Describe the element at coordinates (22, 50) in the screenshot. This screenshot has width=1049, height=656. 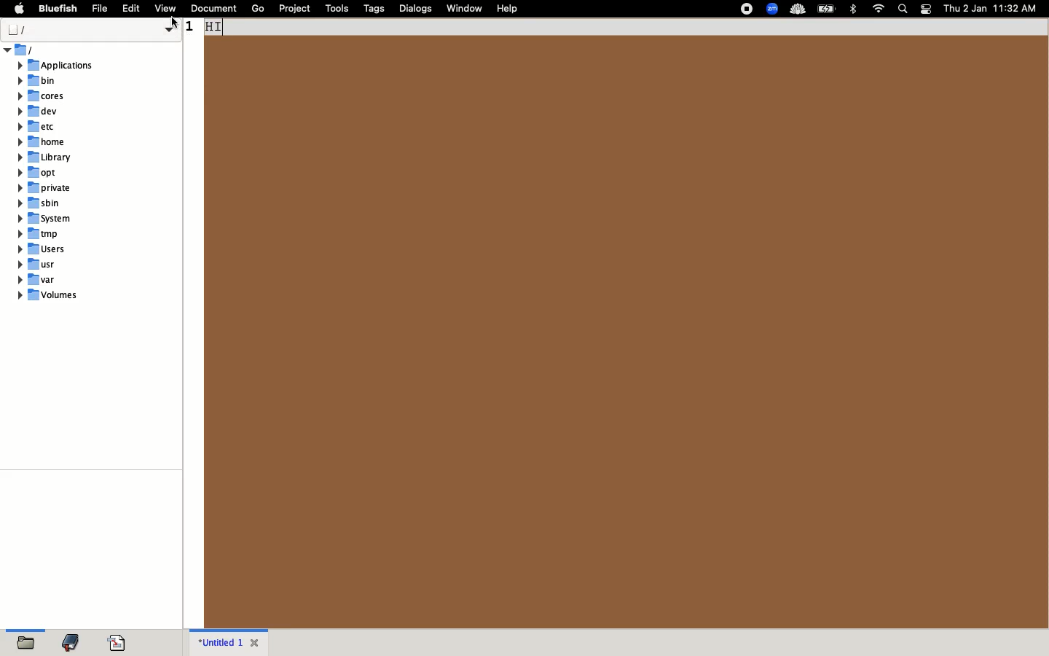
I see `users` at that location.